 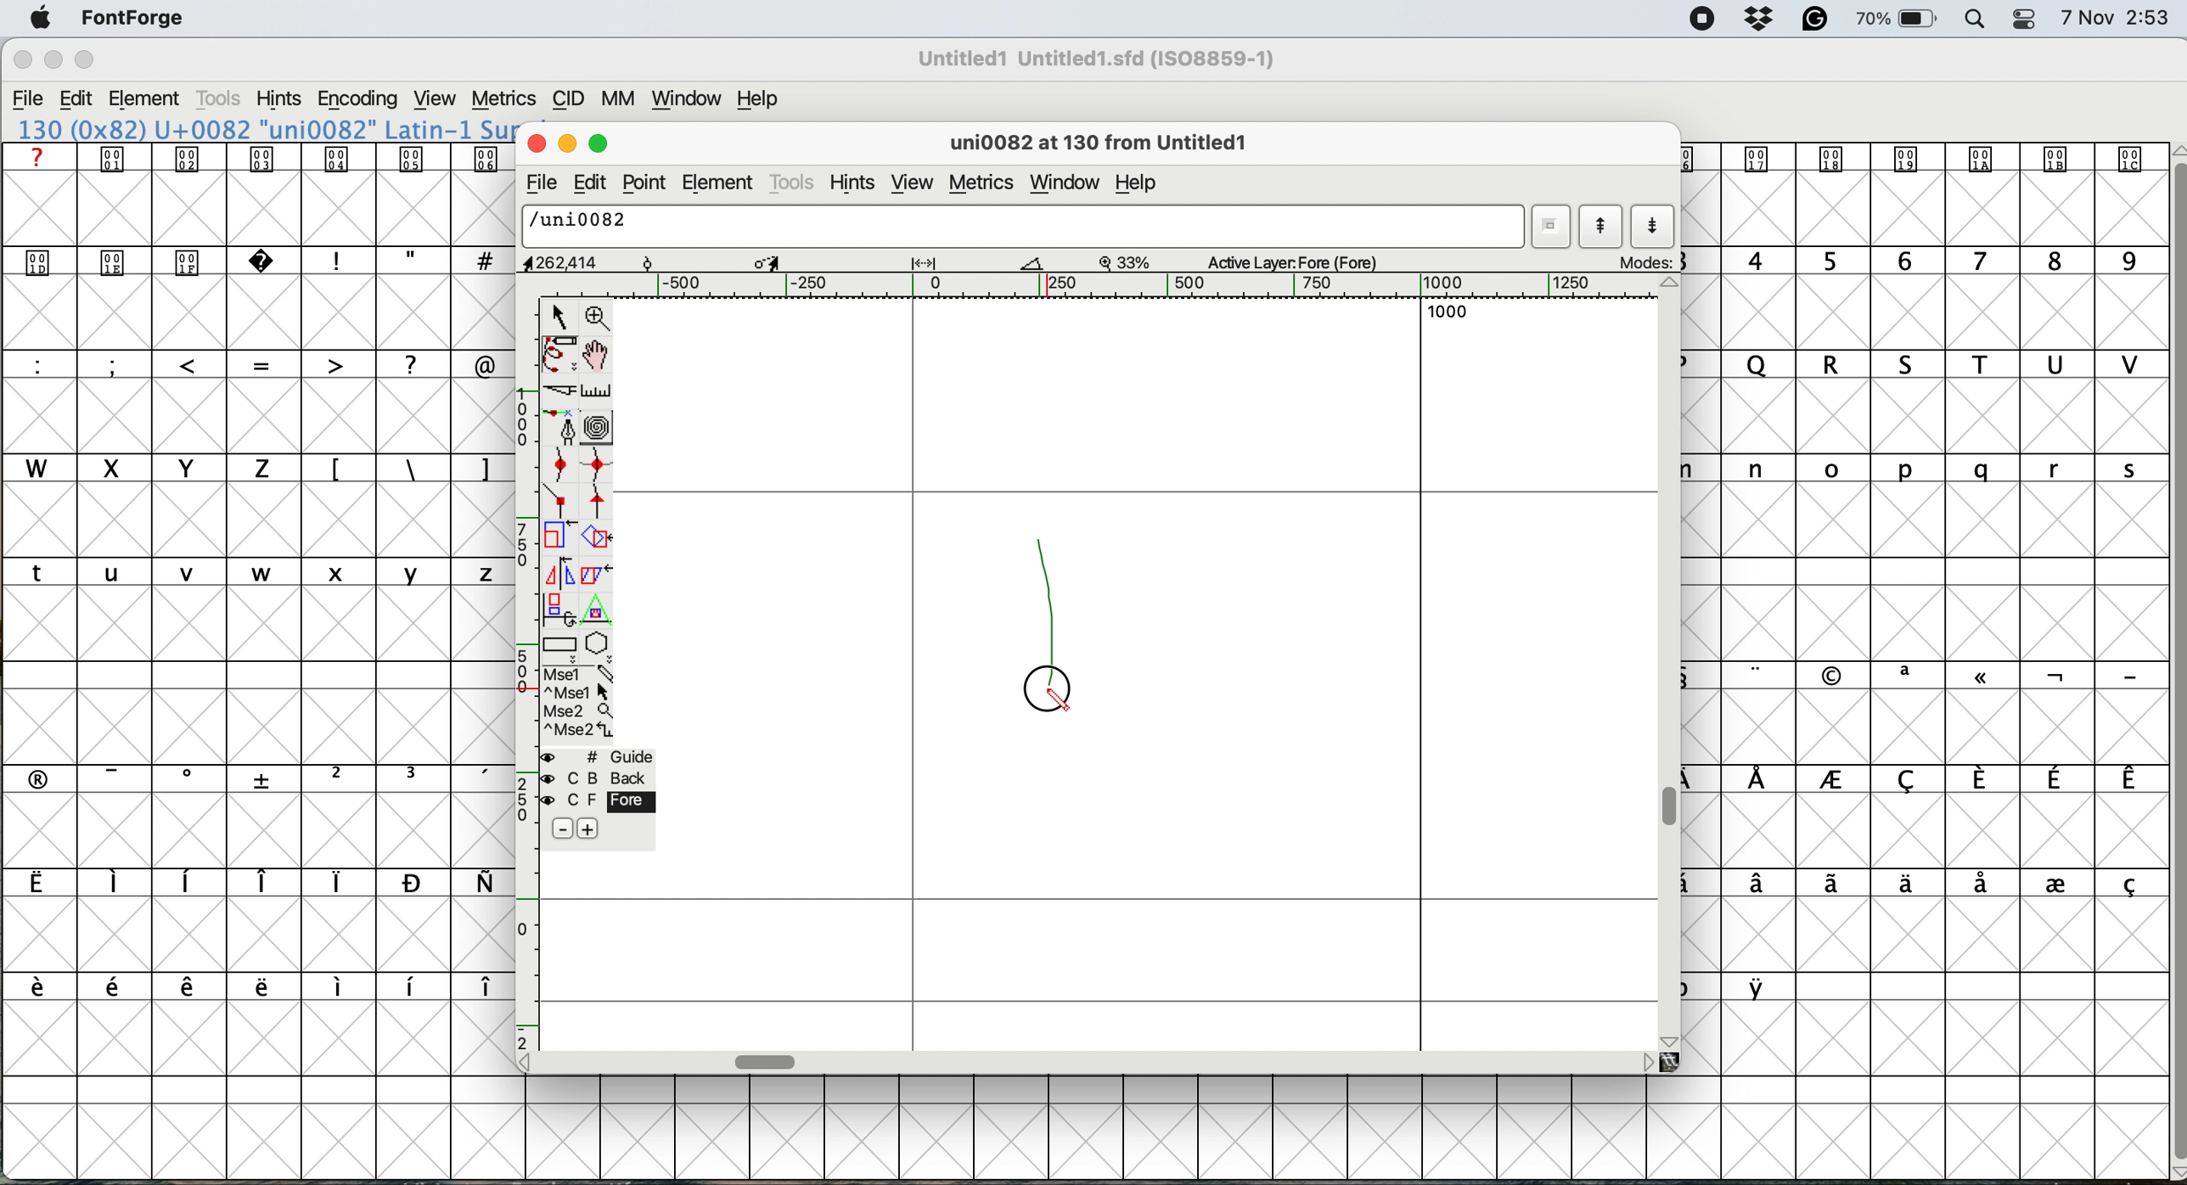 I want to click on help, so click(x=1144, y=184).